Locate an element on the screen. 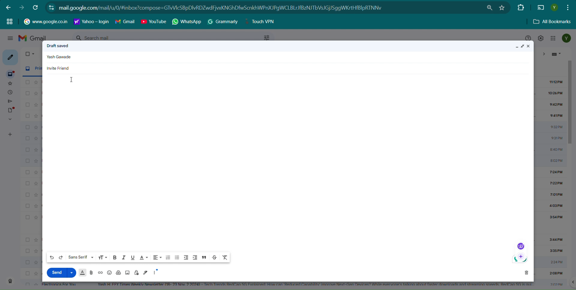  Refresh is located at coordinates (36, 7).